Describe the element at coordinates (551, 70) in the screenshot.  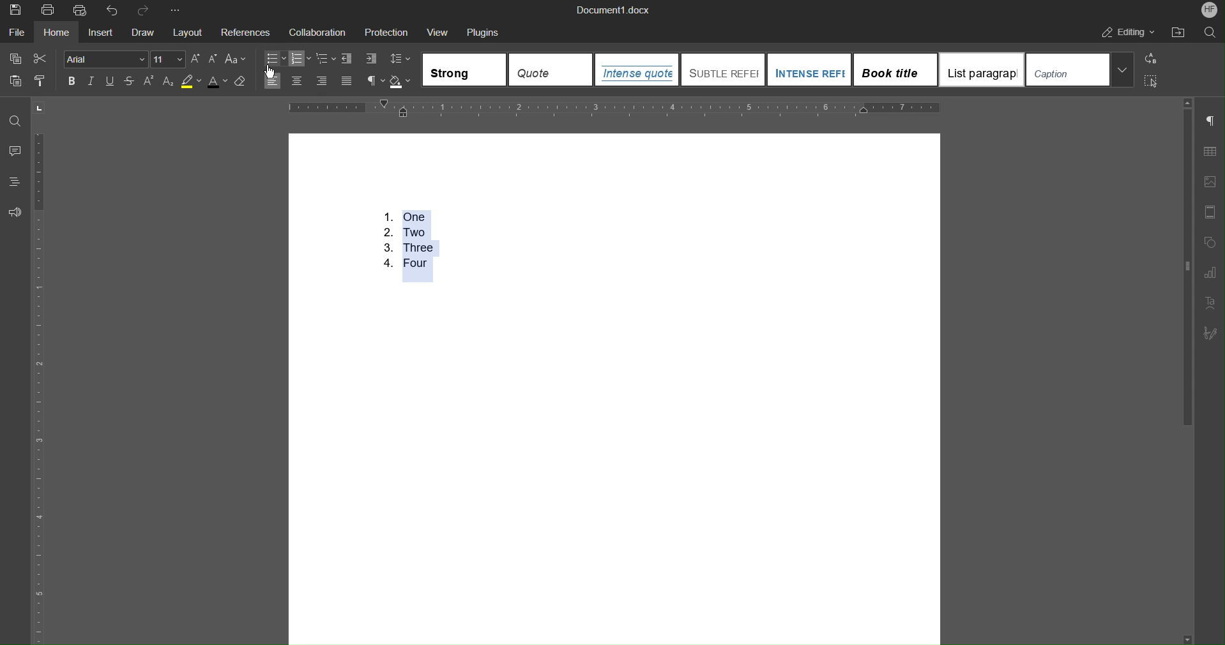
I see `Quote` at that location.